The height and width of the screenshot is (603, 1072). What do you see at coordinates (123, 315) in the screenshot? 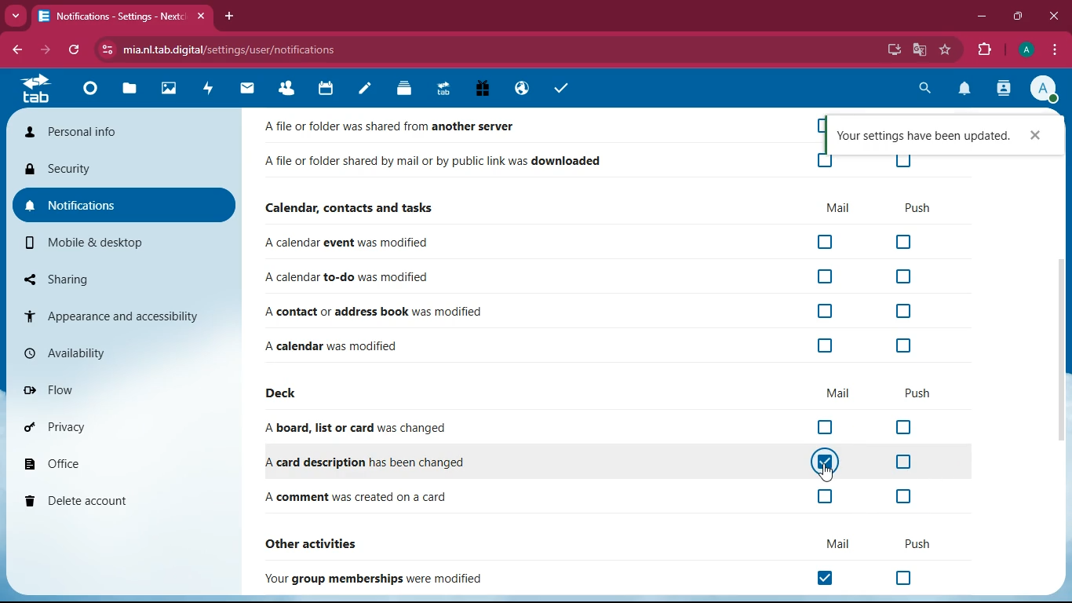
I see `appearance and accessibility` at bounding box center [123, 315].